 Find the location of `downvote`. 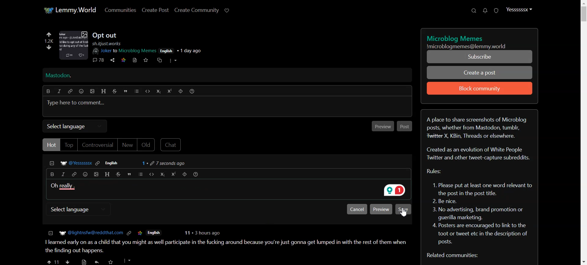

downvote is located at coordinates (68, 260).